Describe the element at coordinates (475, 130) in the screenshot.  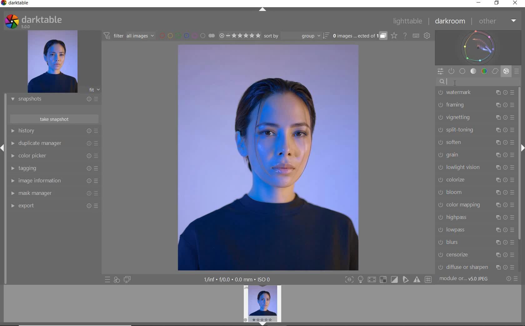
I see `SPLIT-TONING` at that location.